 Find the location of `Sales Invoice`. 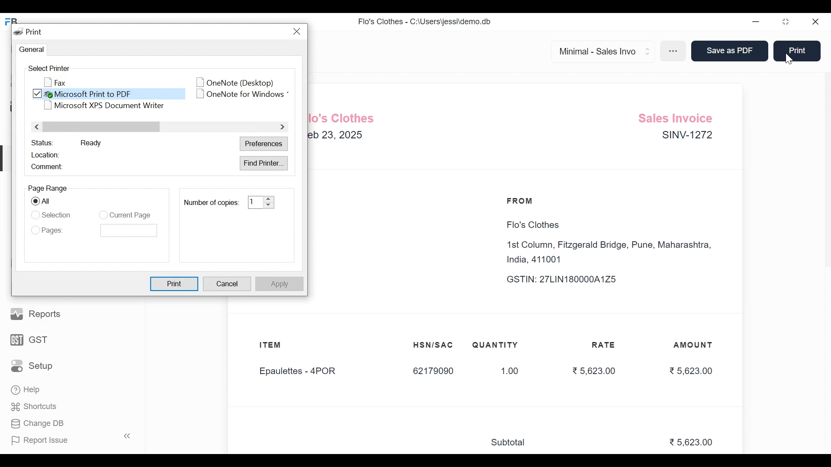

Sales Invoice is located at coordinates (678, 117).